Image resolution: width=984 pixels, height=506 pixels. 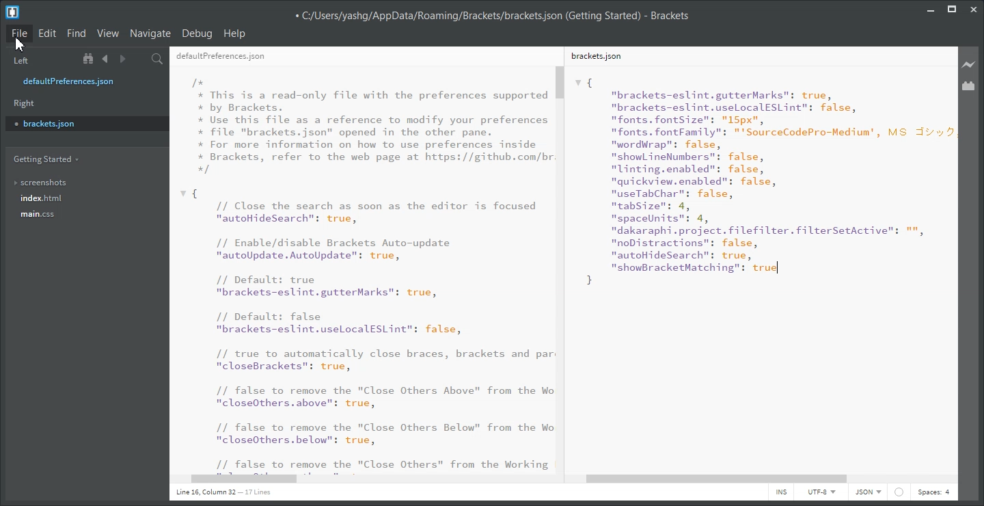 What do you see at coordinates (158, 59) in the screenshot?
I see `Find in files` at bounding box center [158, 59].